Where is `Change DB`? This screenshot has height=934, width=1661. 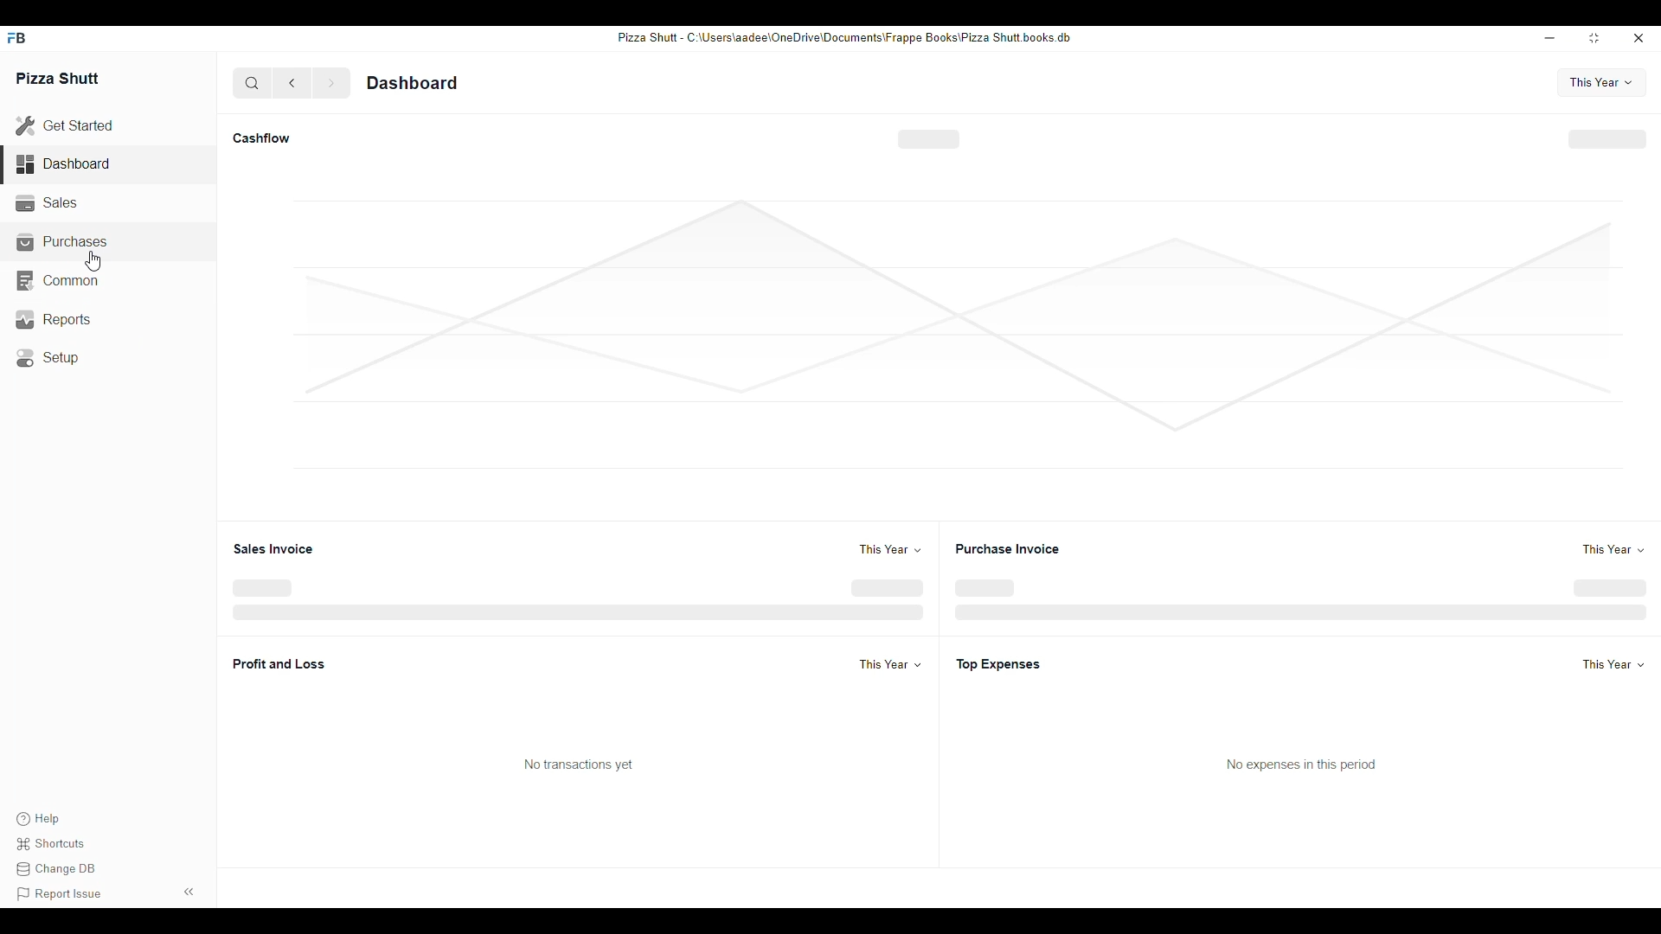 Change DB is located at coordinates (60, 871).